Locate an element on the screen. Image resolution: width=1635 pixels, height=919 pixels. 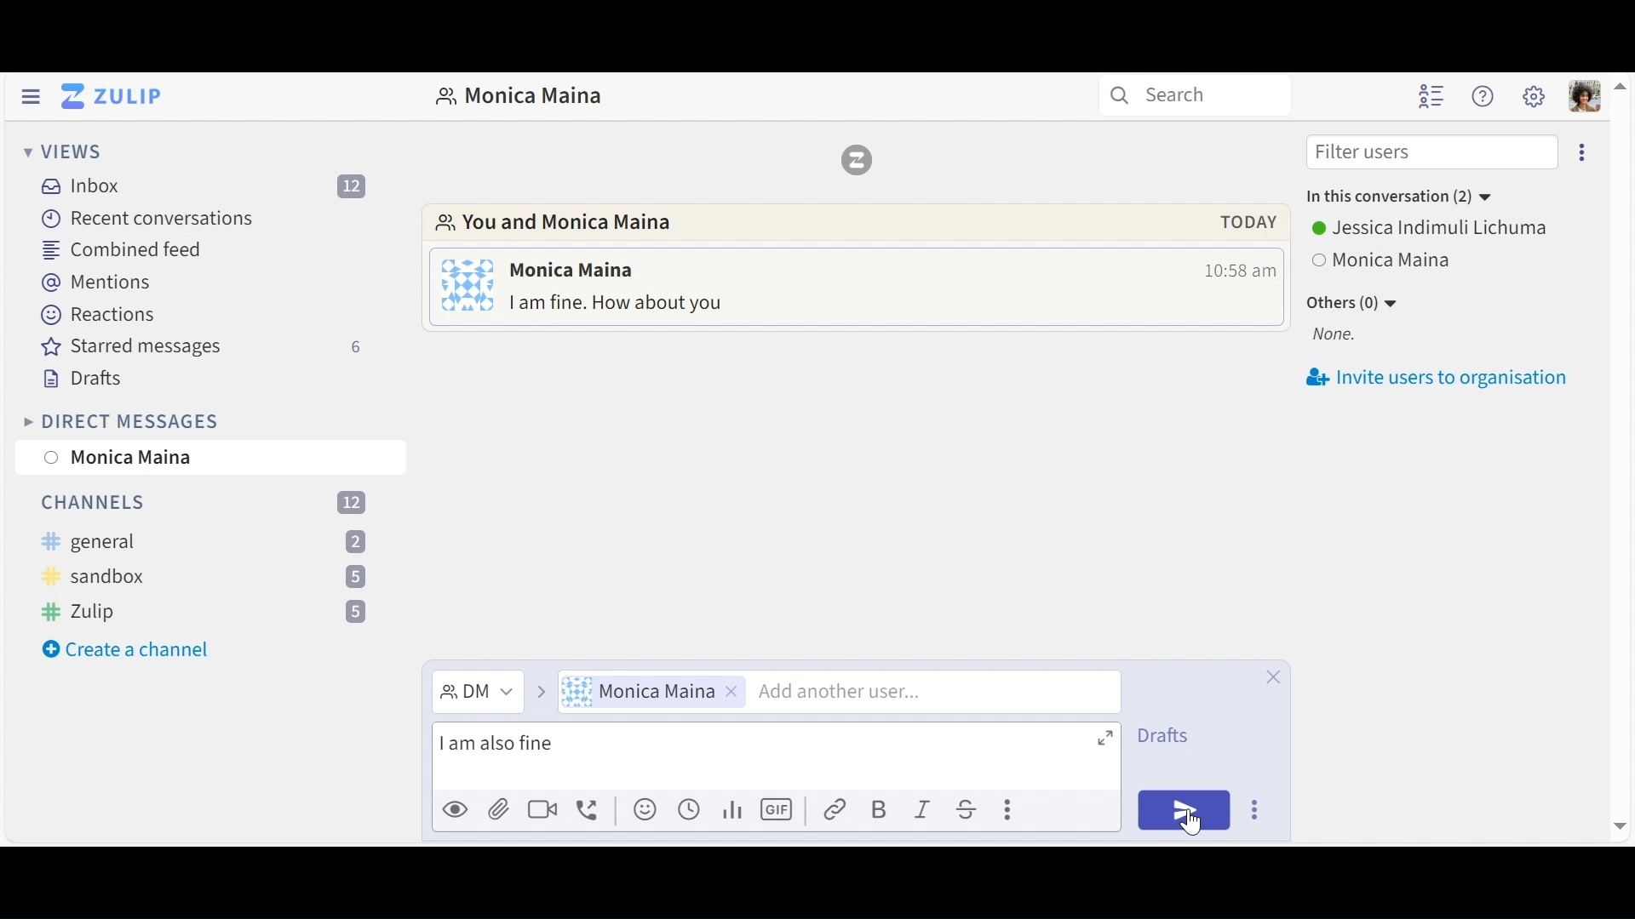
Go to Direct messages with this user is located at coordinates (556, 225).